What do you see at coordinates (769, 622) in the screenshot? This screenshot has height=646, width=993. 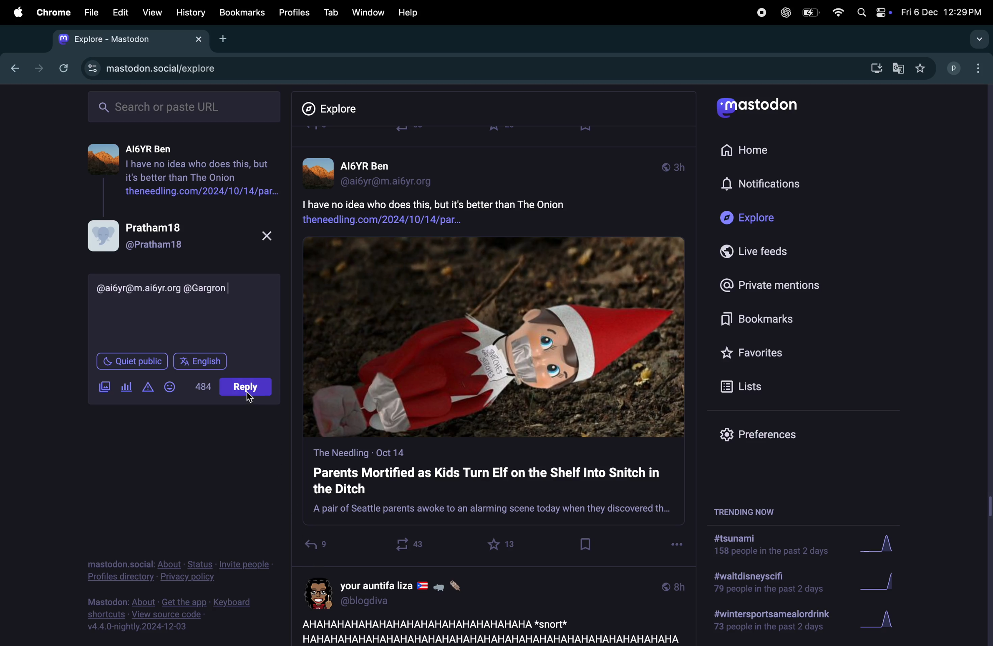 I see `#winter sport drink` at bounding box center [769, 622].